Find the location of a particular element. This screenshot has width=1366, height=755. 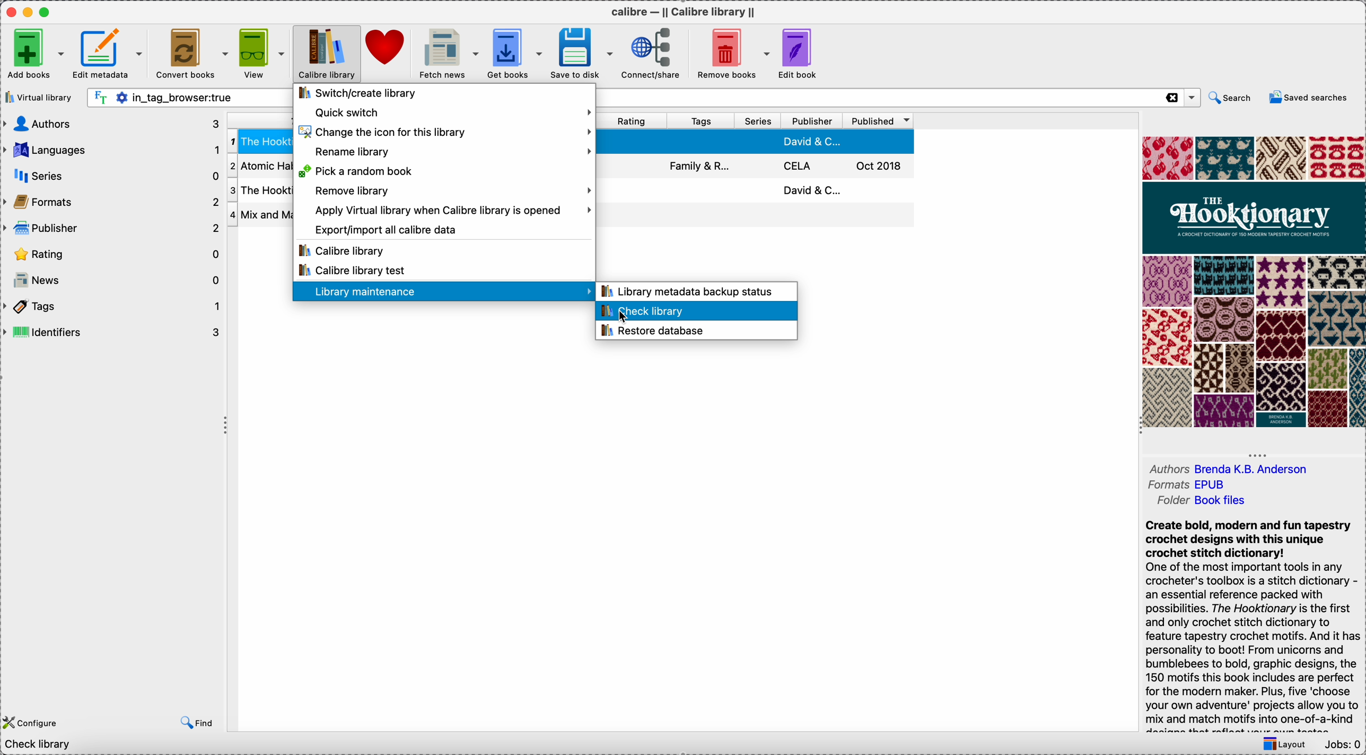

export/import all calibre data is located at coordinates (386, 227).